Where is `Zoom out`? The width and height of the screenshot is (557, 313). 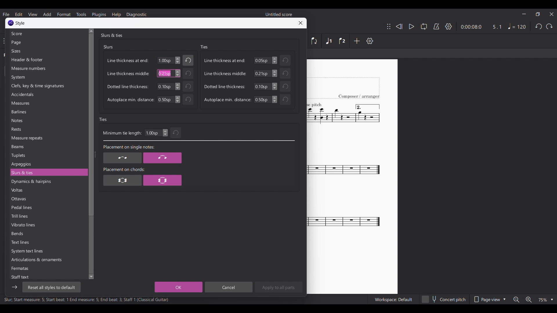 Zoom out is located at coordinates (516, 299).